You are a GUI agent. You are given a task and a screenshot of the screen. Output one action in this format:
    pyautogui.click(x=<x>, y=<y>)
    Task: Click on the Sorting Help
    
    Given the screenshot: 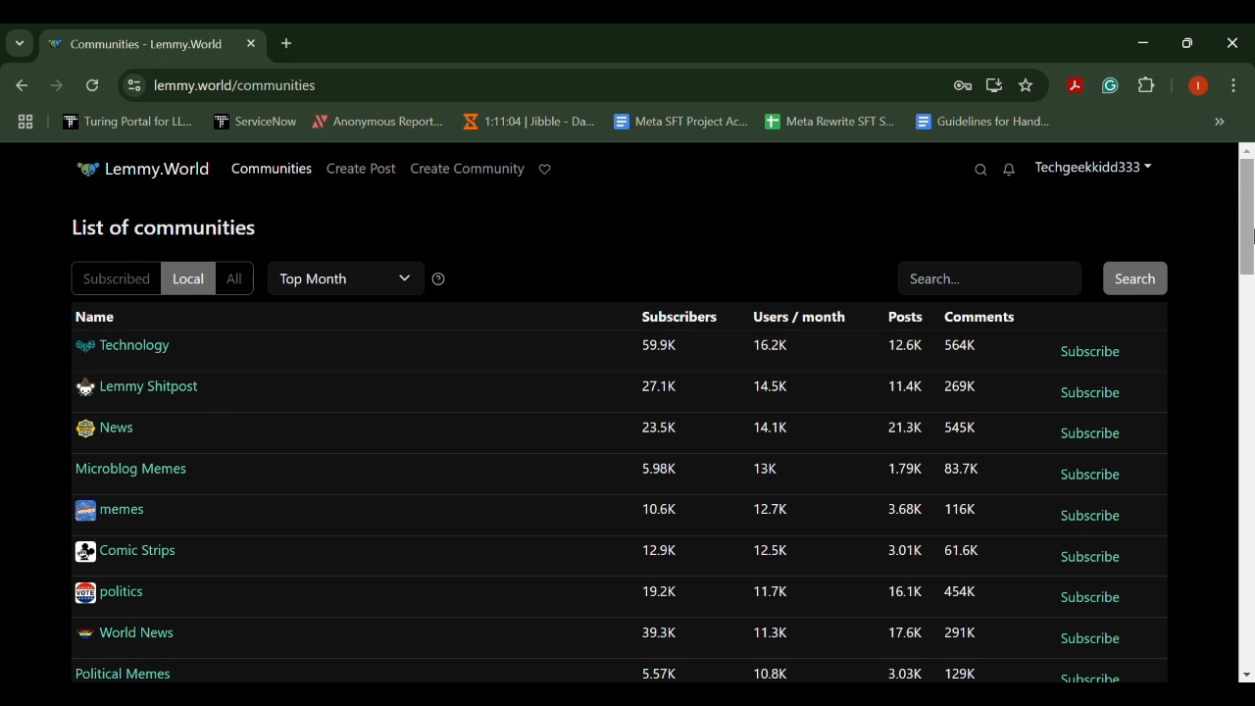 What is the action you would take?
    pyautogui.click(x=439, y=278)
    